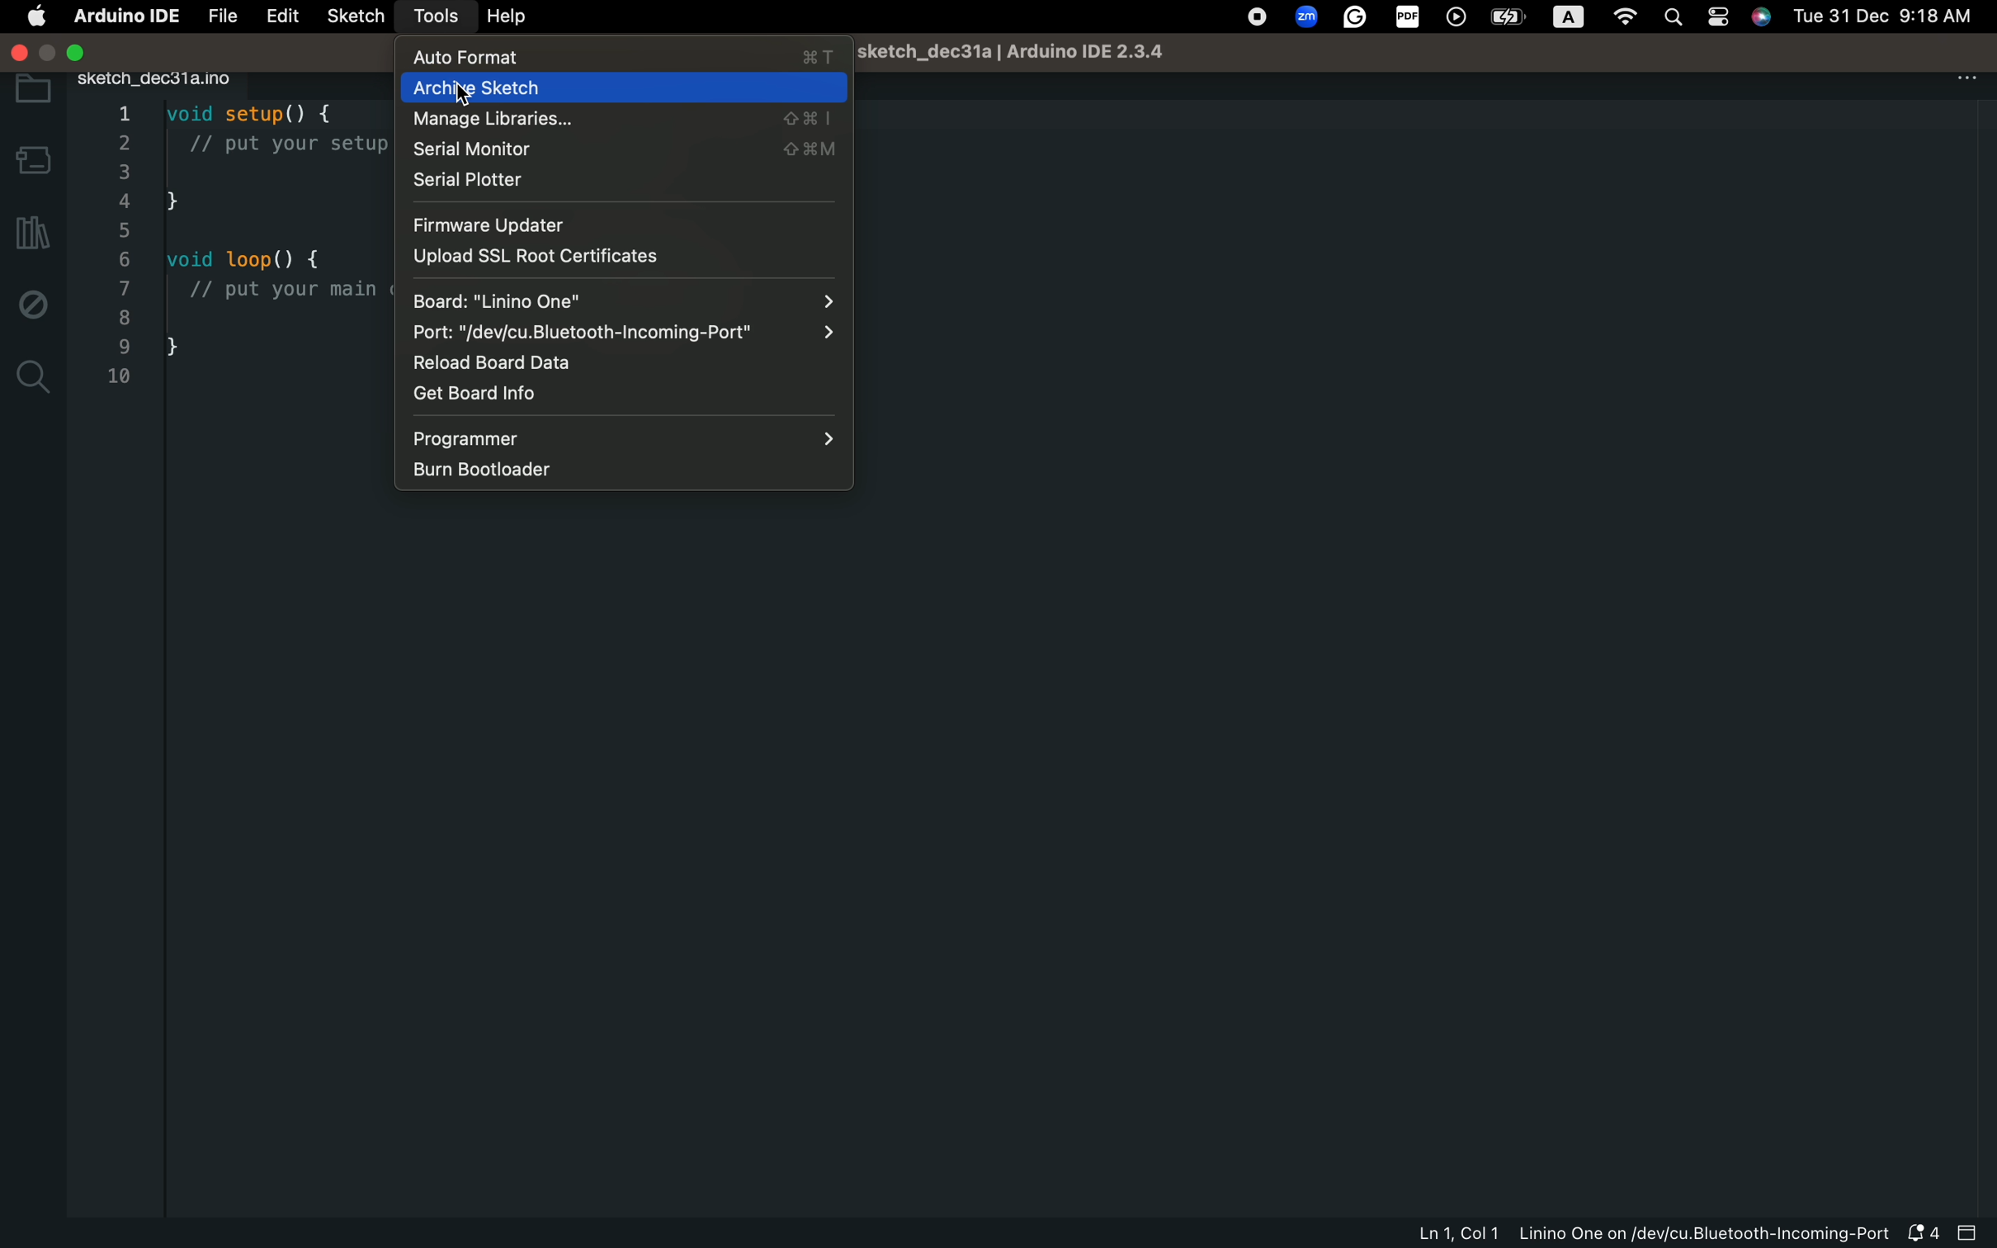 The width and height of the screenshot is (1997, 1248). I want to click on burn bootloader, so click(528, 472).